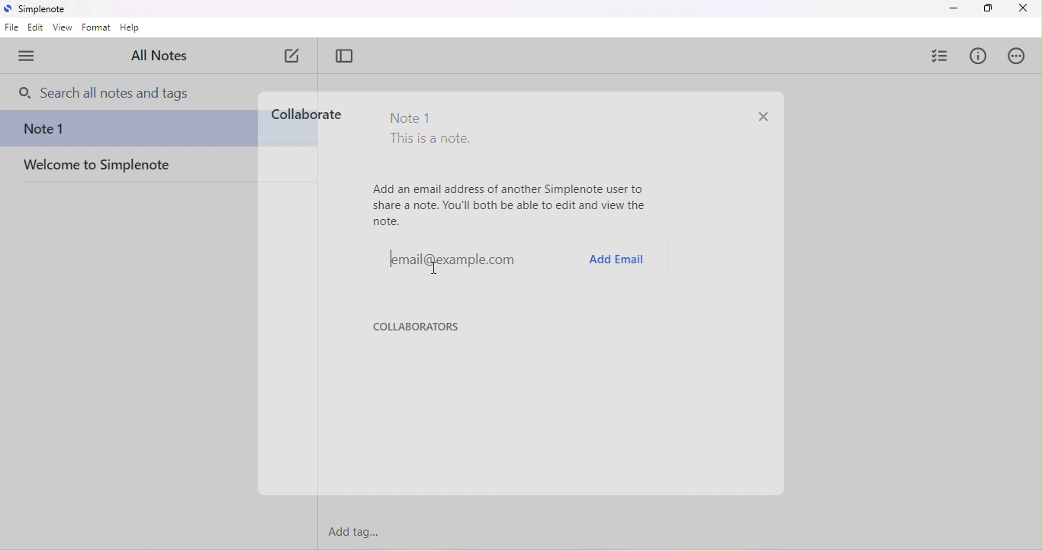  Describe the element at coordinates (616, 259) in the screenshot. I see `add email` at that location.